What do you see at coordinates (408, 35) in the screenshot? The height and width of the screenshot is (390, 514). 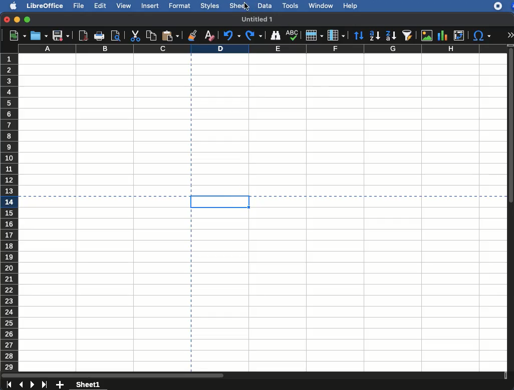 I see `autofilter` at bounding box center [408, 35].